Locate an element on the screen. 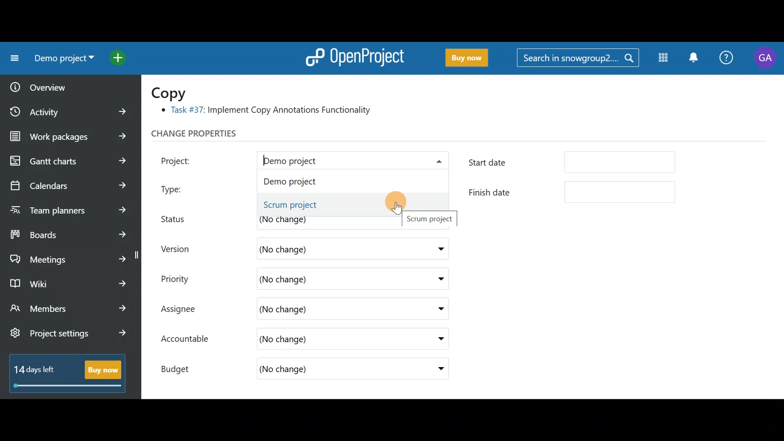 This screenshot has height=441, width=784. (No change) is located at coordinates (325, 370).